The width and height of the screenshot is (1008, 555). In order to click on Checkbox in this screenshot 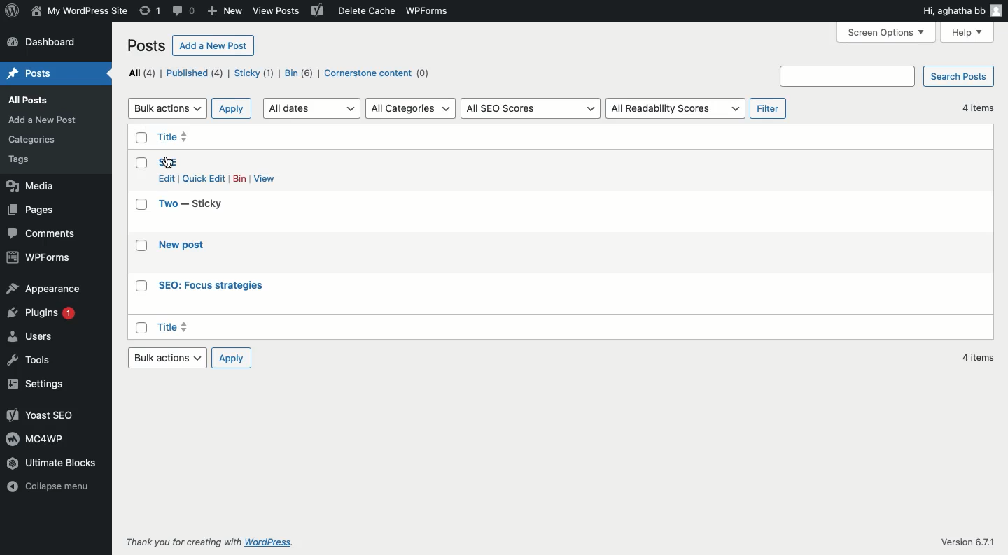, I will do `click(140, 234)`.